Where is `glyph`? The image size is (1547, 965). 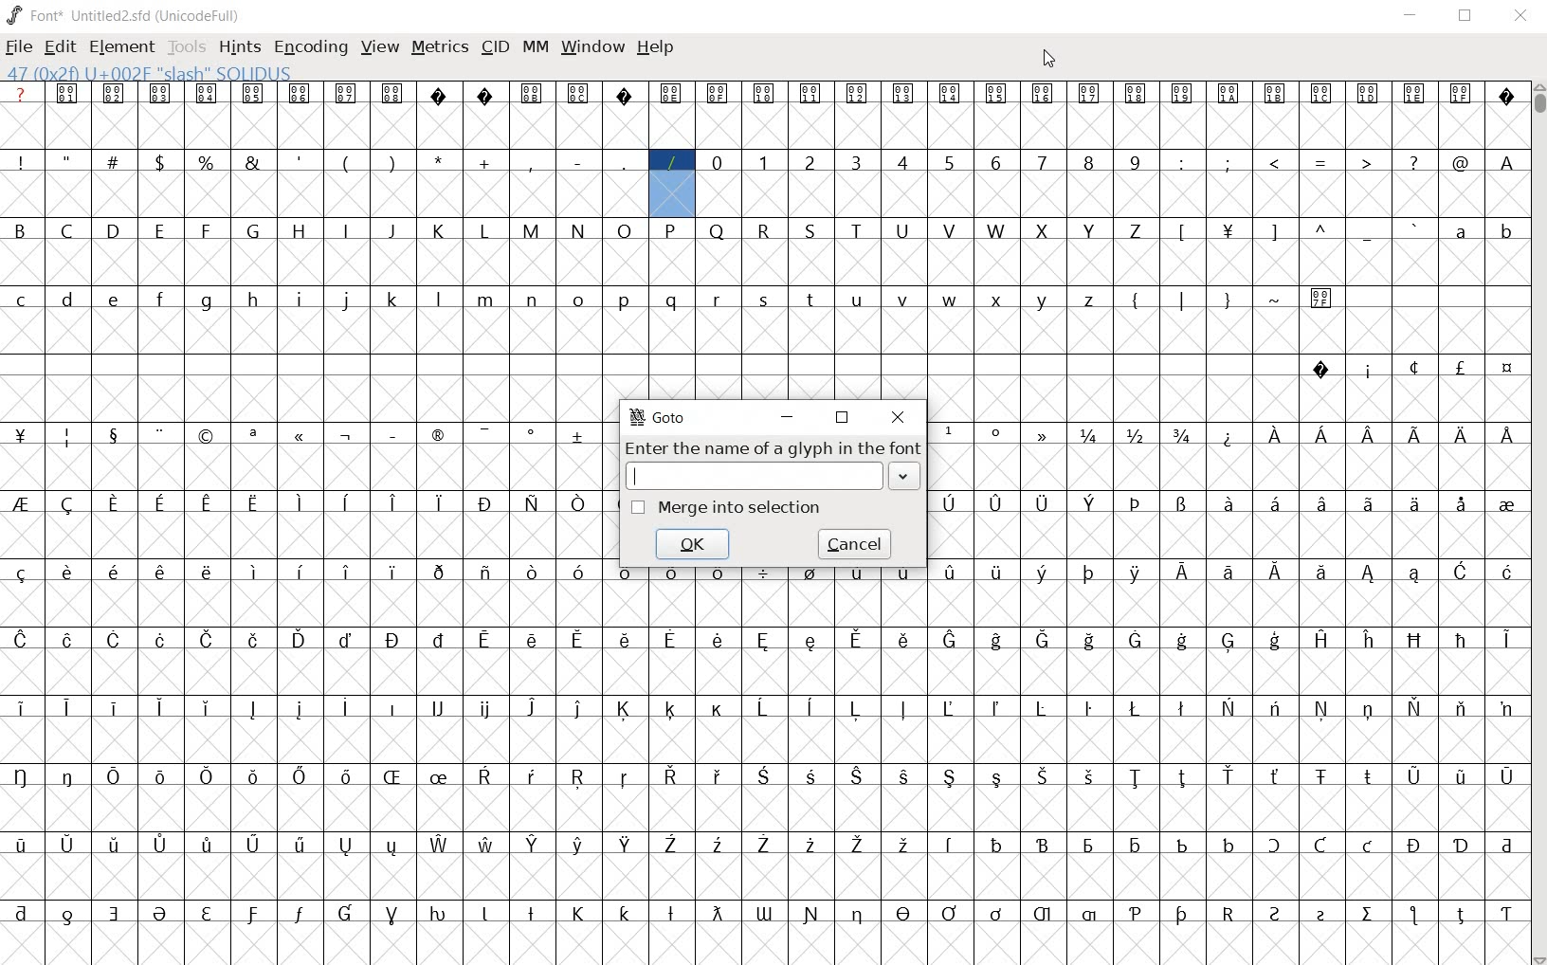
glyph is located at coordinates (300, 95).